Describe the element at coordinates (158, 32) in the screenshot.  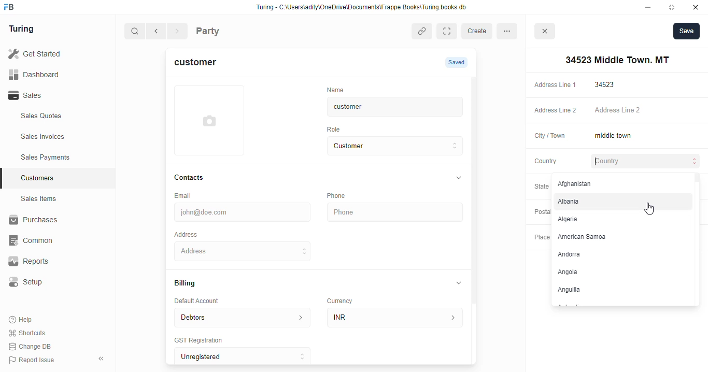
I see `go back` at that location.